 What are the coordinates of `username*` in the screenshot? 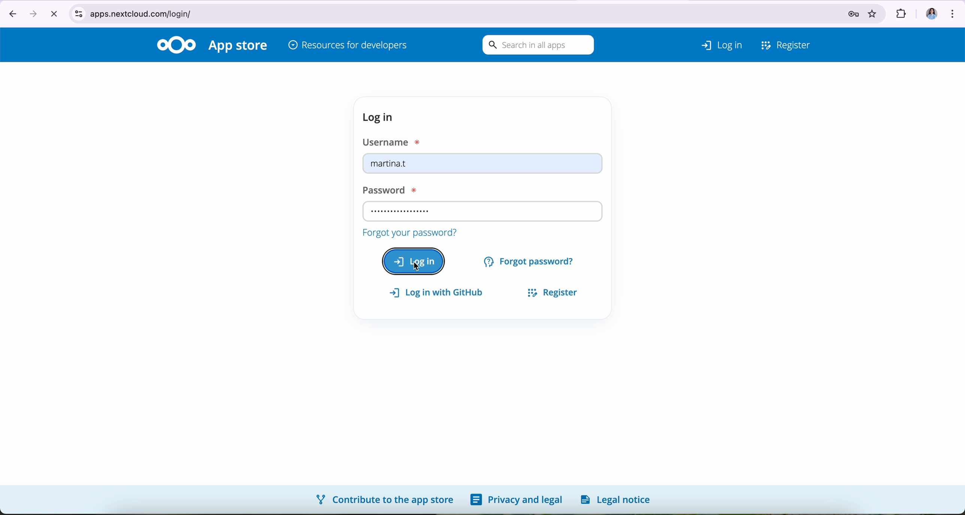 It's located at (393, 141).